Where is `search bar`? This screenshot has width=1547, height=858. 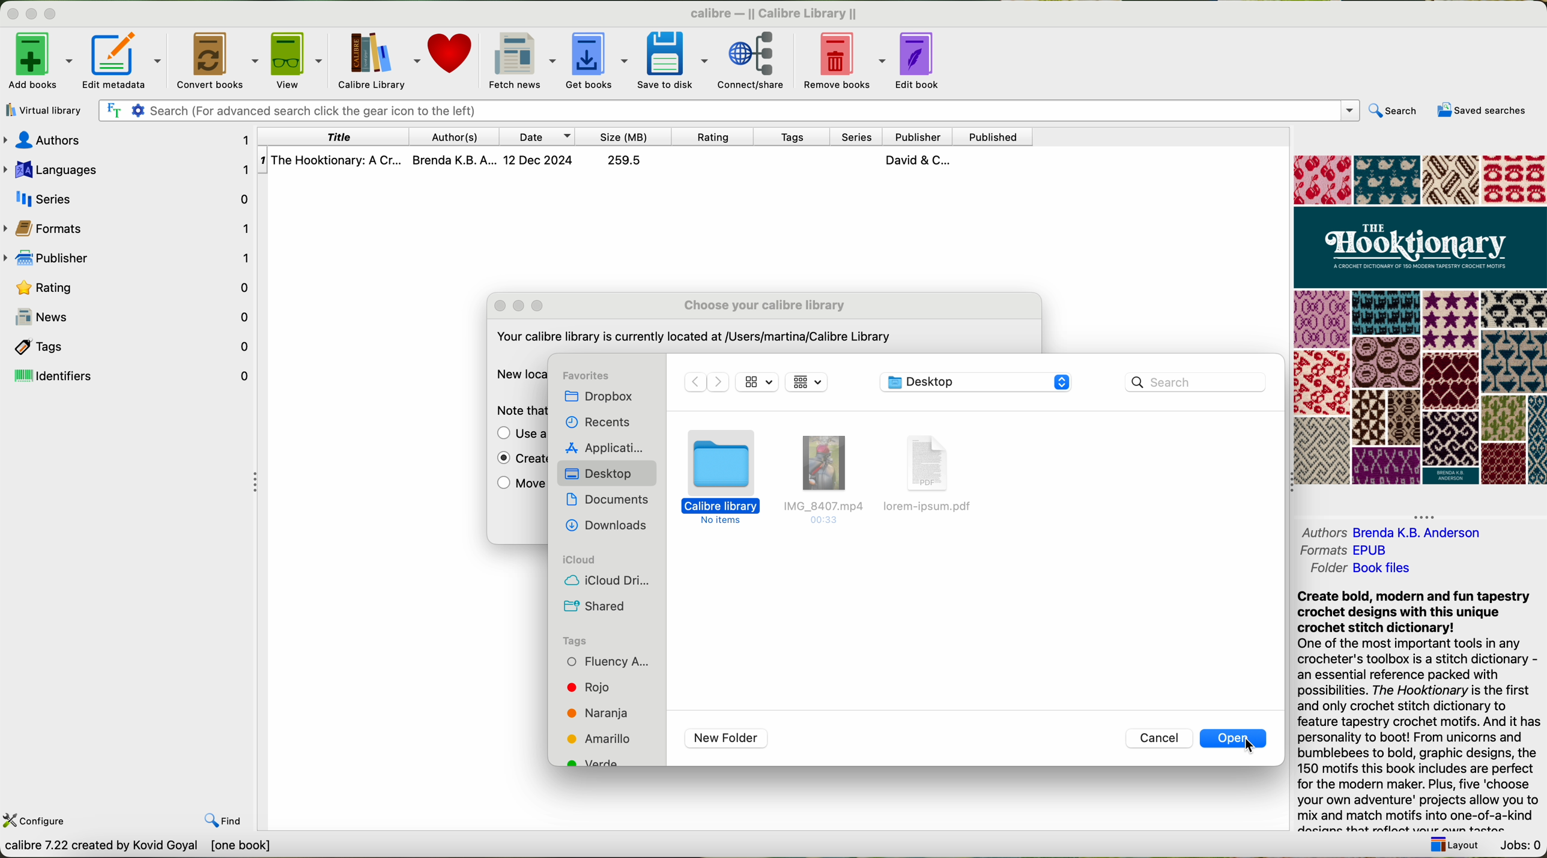
search bar is located at coordinates (758, 109).